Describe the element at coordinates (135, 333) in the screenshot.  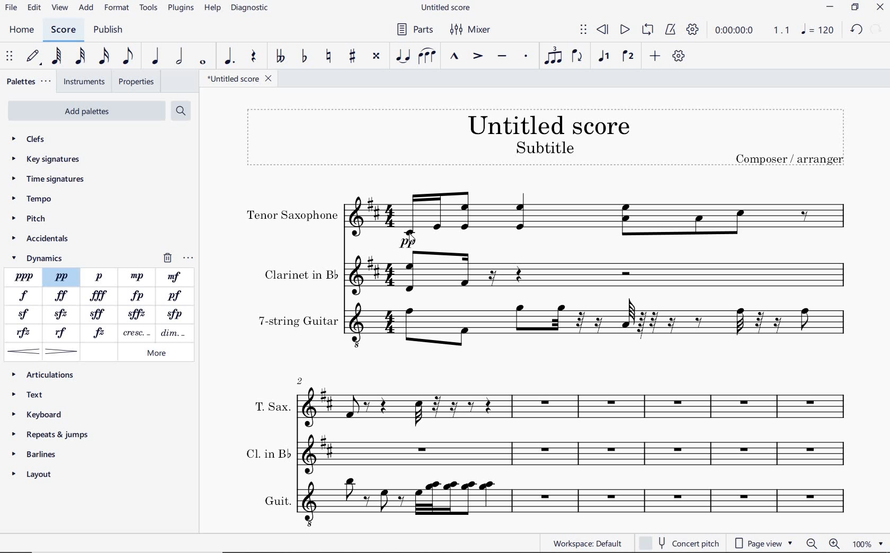
I see `CRESCENDO LINE` at that location.